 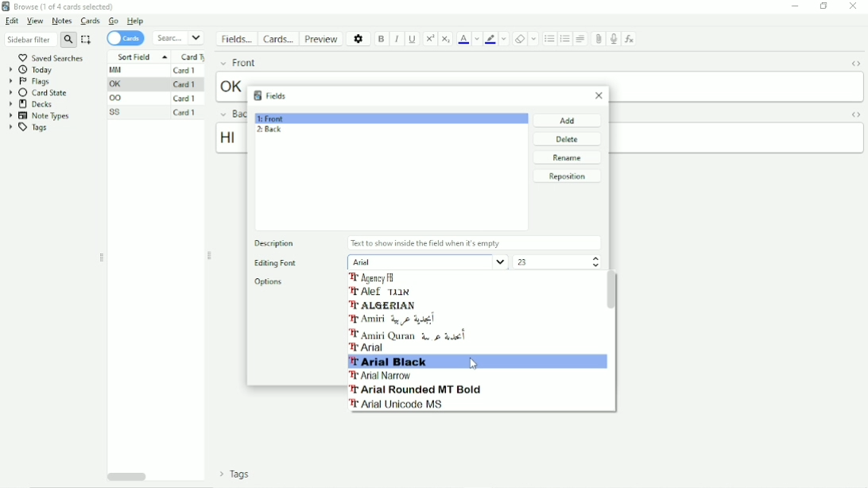 I want to click on Editing Font, so click(x=274, y=264).